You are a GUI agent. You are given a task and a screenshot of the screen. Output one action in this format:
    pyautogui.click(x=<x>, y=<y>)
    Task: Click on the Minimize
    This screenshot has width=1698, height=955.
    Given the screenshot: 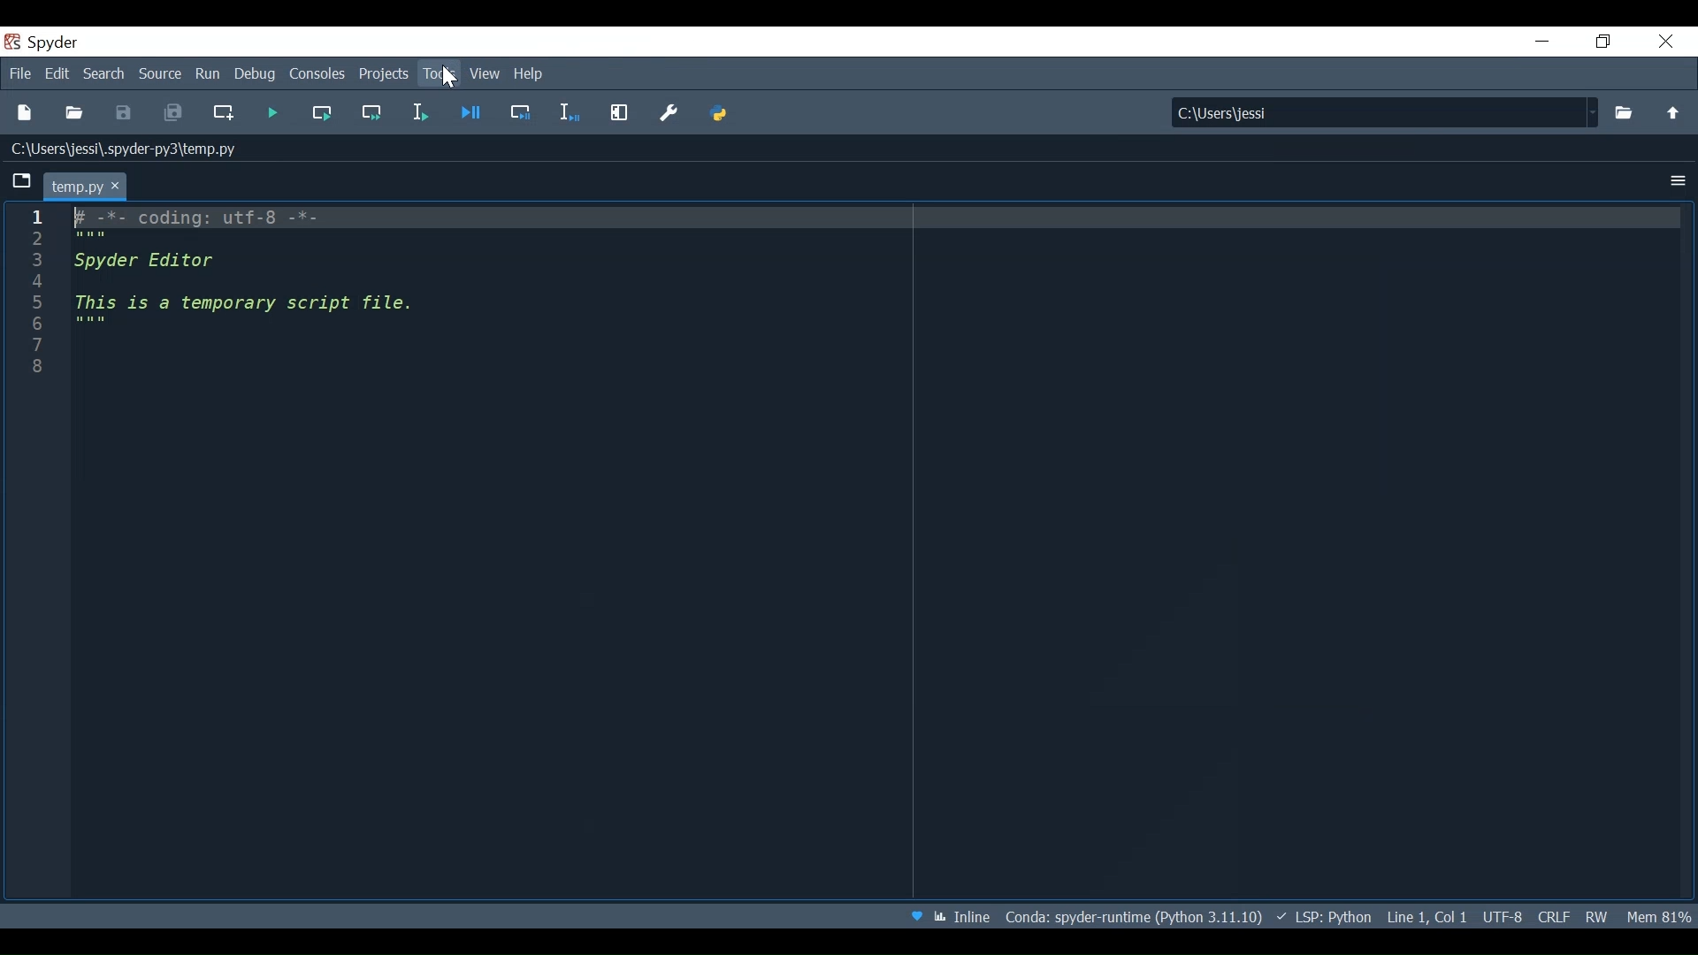 What is the action you would take?
    pyautogui.click(x=1541, y=42)
    